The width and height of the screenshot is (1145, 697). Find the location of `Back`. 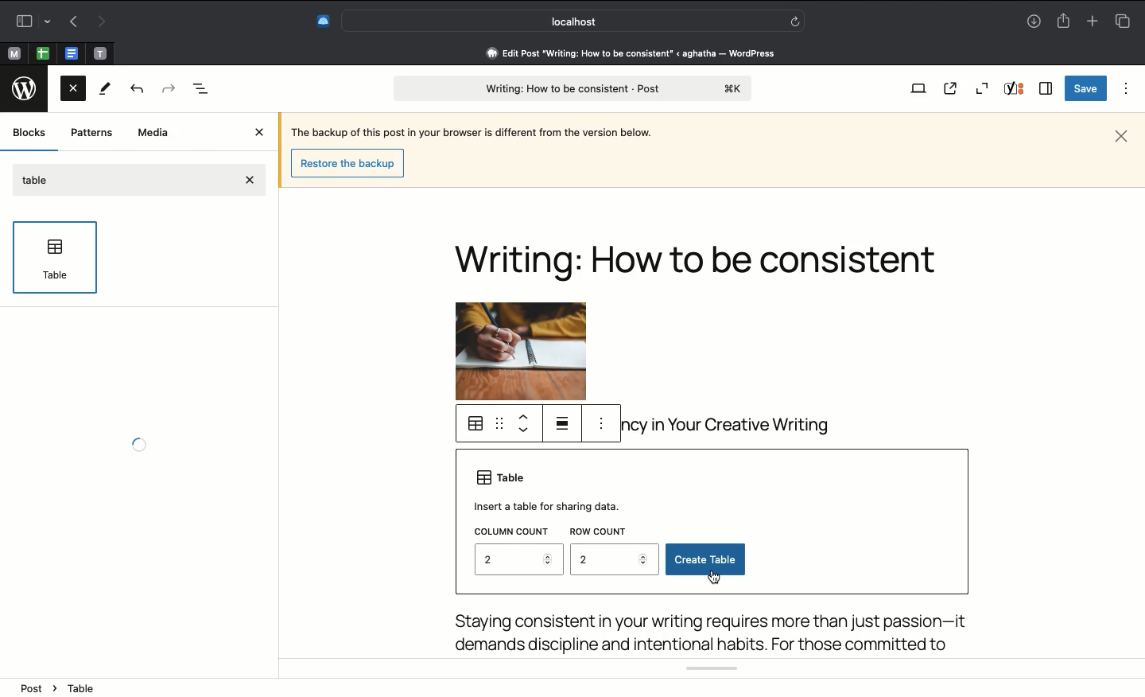

Back is located at coordinates (135, 90).